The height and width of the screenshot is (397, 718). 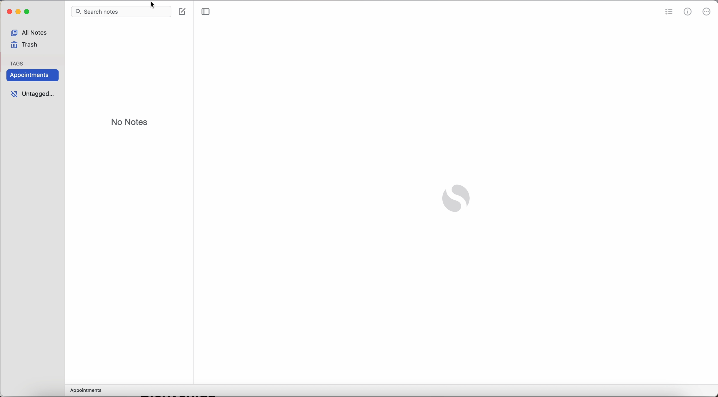 What do you see at coordinates (28, 13) in the screenshot?
I see `maximize Simplenote` at bounding box center [28, 13].